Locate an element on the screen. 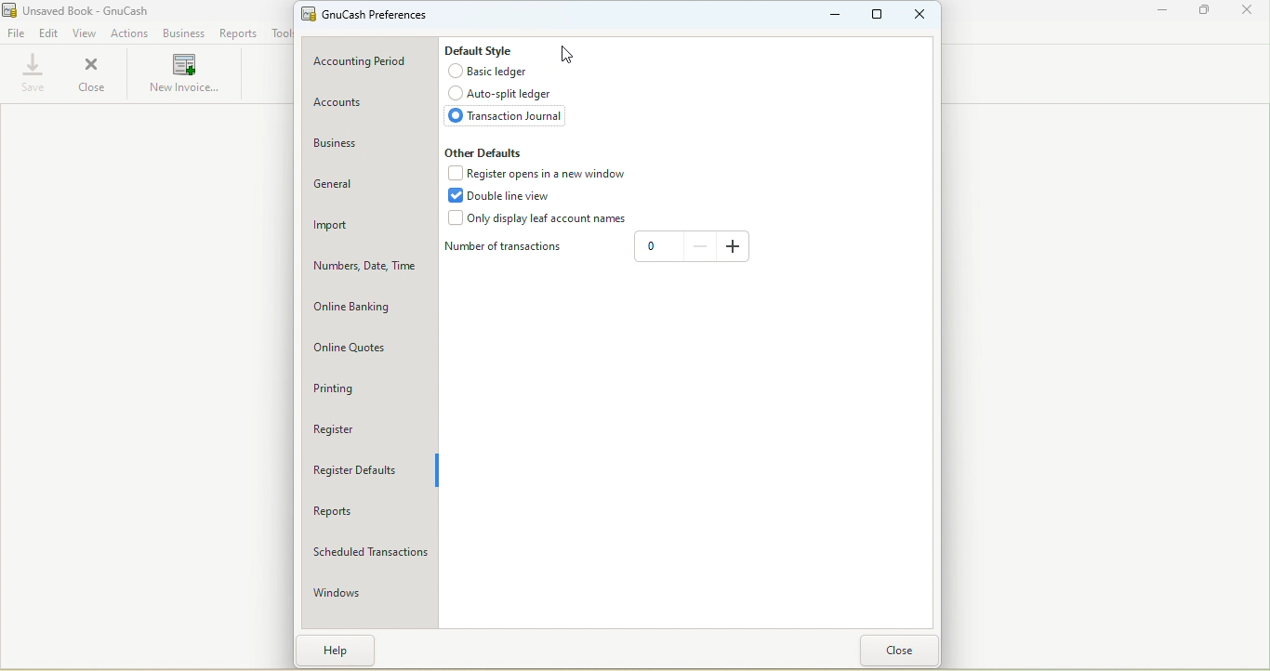 This screenshot has width=1270, height=671. Double line view is located at coordinates (502, 196).